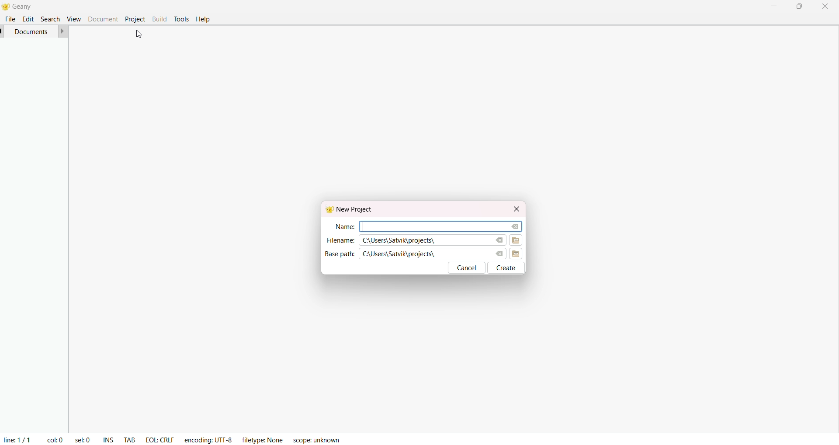  I want to click on forward, so click(63, 31).